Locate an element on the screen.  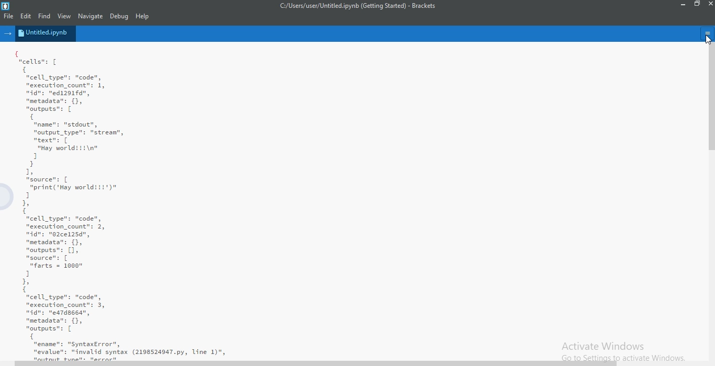
Find is located at coordinates (47, 16).